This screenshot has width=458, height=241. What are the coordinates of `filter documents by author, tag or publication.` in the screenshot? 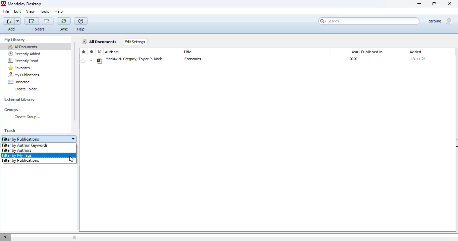 It's located at (6, 238).